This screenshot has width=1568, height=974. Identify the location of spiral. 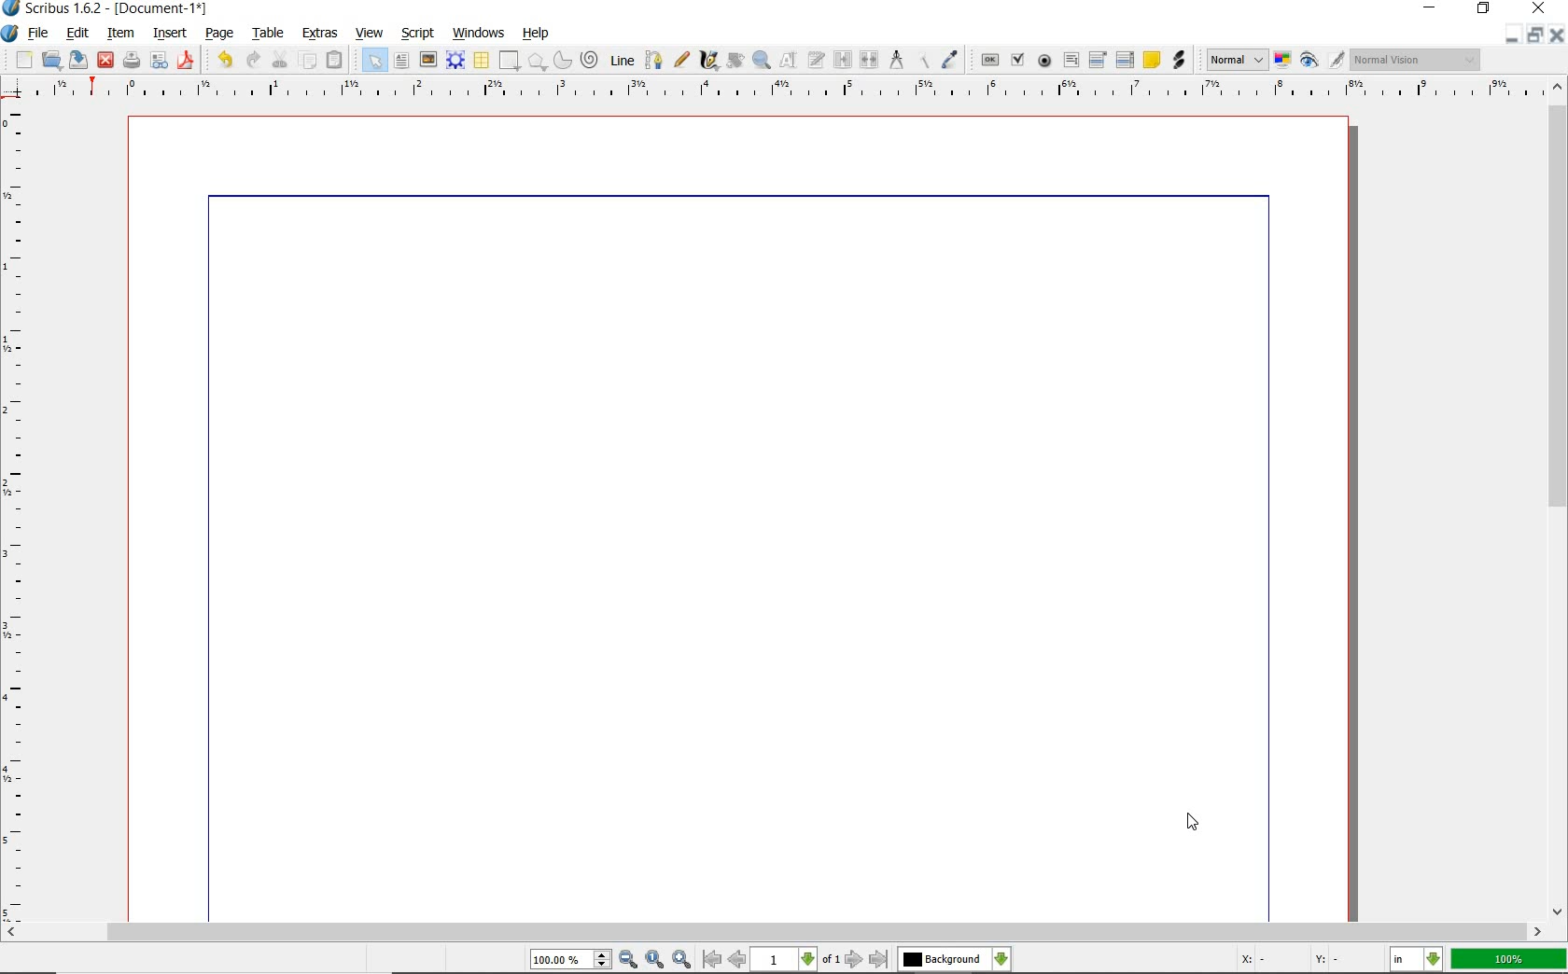
(592, 59).